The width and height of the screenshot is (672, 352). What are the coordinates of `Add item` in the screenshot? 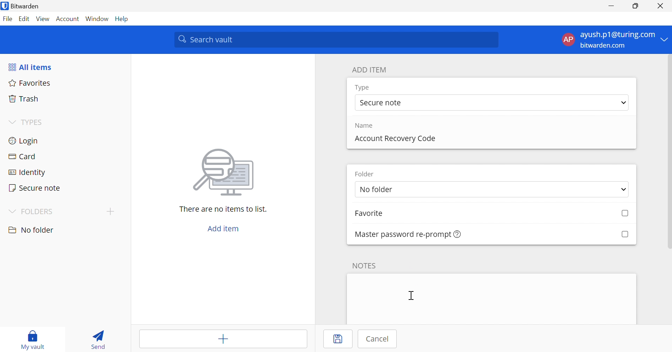 It's located at (223, 229).